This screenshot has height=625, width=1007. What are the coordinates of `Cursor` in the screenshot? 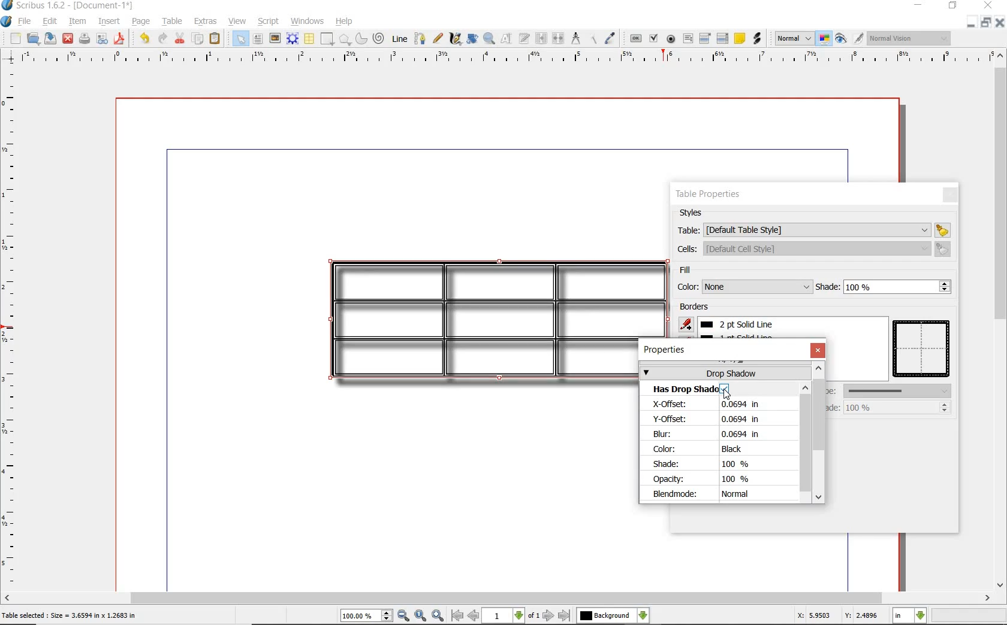 It's located at (726, 395).